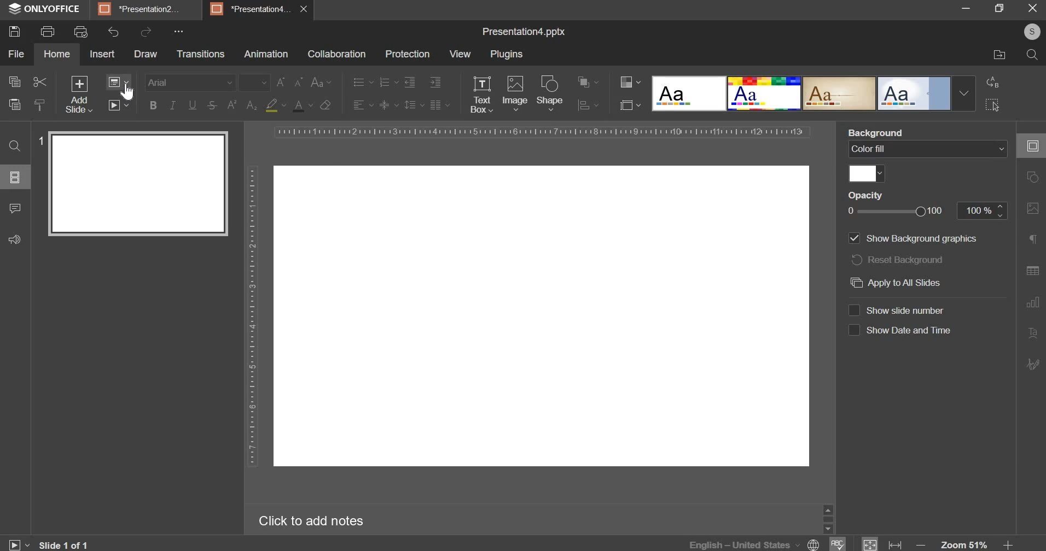 The height and width of the screenshot is (551, 1046). Describe the element at coordinates (39, 82) in the screenshot. I see `cut` at that location.